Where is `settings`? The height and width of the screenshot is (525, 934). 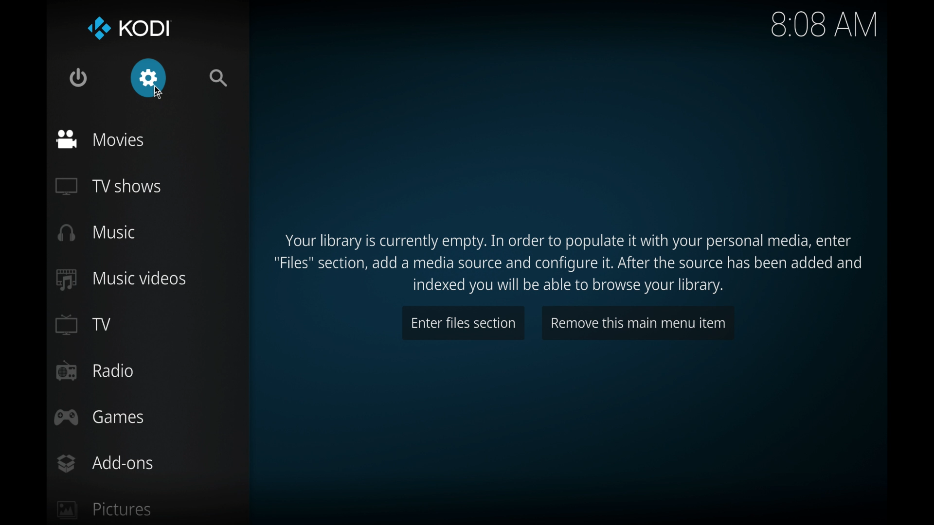
settings is located at coordinates (148, 78).